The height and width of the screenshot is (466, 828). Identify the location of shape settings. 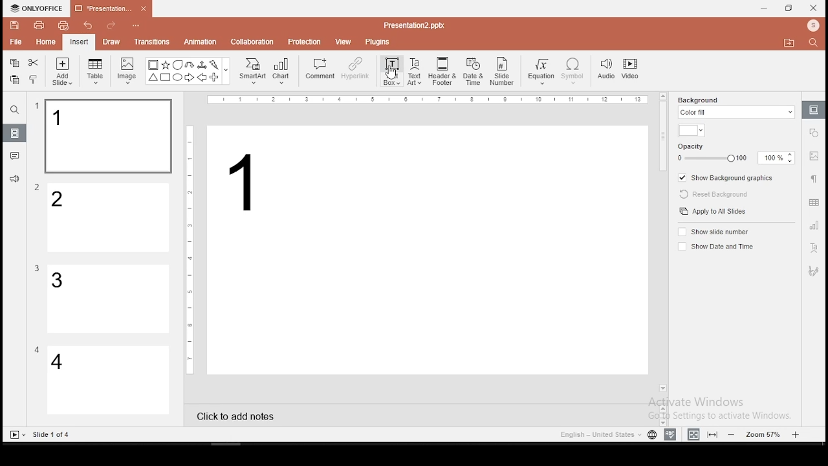
(814, 131).